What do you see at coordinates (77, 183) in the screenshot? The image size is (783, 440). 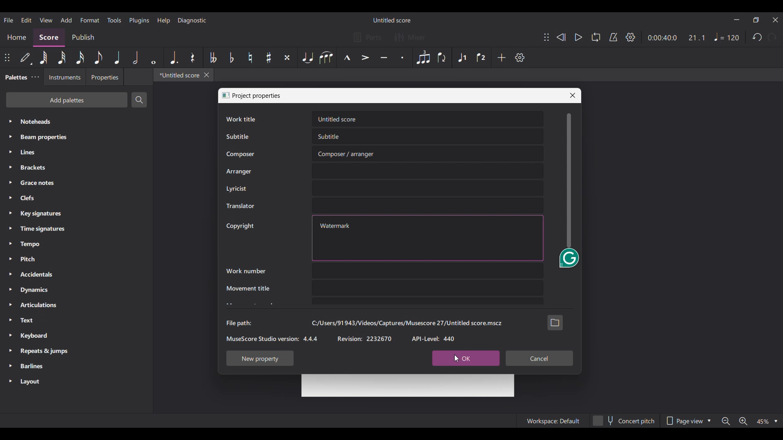 I see `Grace notes` at bounding box center [77, 183].